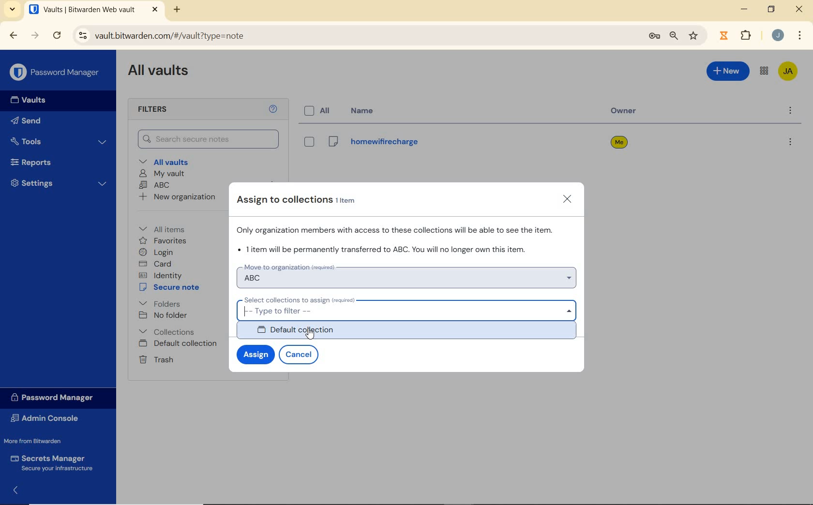 This screenshot has width=813, height=505. I want to click on New, so click(728, 73).